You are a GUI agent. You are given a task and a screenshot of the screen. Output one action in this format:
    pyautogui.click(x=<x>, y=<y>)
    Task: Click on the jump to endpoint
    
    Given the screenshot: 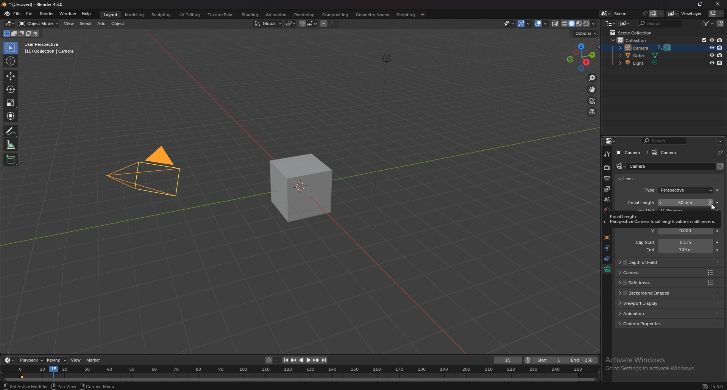 What is the action you would take?
    pyautogui.click(x=284, y=360)
    